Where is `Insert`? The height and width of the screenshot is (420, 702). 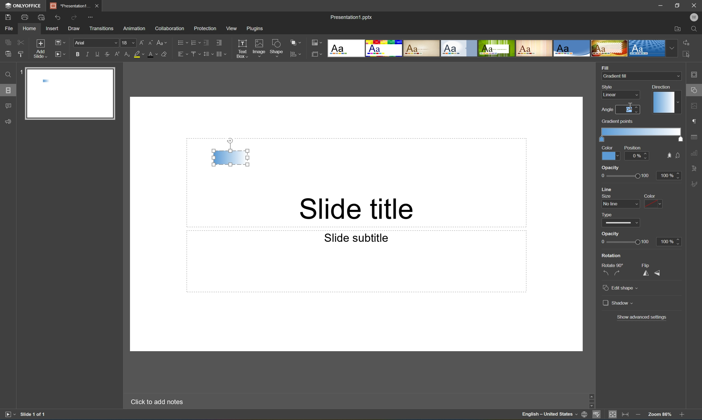
Insert is located at coordinates (52, 29).